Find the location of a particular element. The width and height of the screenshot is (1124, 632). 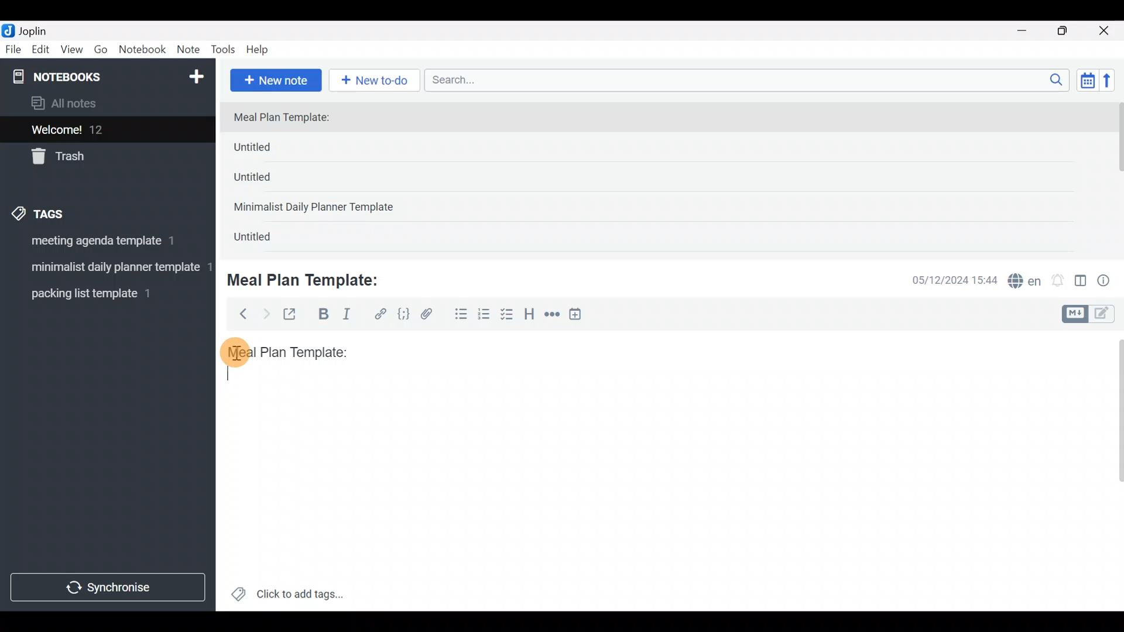

Tag 1 is located at coordinates (104, 244).